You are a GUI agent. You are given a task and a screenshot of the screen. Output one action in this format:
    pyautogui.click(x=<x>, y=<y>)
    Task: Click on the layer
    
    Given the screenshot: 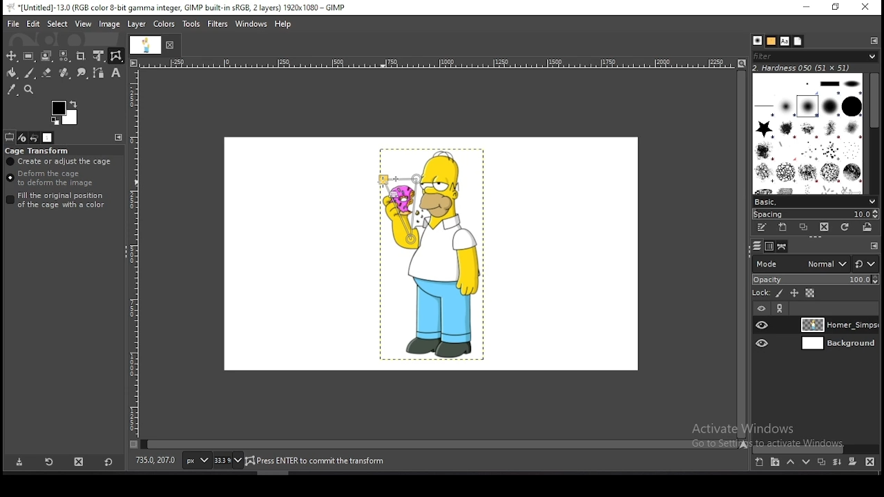 What is the action you would take?
    pyautogui.click(x=137, y=25)
    